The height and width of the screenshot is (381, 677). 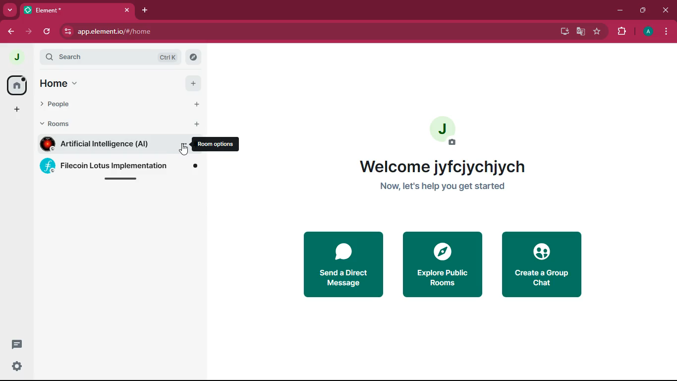 What do you see at coordinates (666, 33) in the screenshot?
I see `menu` at bounding box center [666, 33].